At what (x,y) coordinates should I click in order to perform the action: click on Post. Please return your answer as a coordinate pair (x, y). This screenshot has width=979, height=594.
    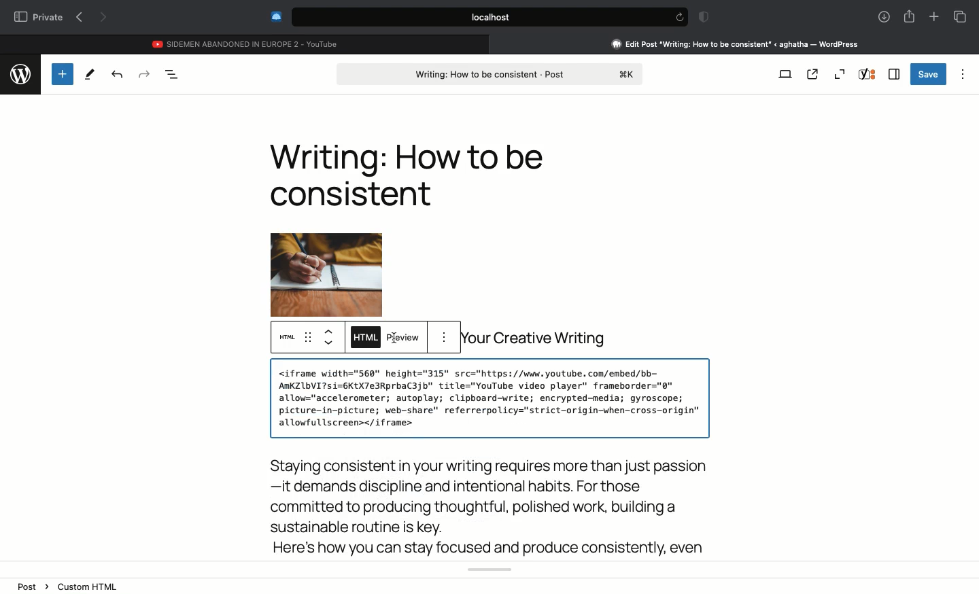
    Looking at the image, I should click on (492, 73).